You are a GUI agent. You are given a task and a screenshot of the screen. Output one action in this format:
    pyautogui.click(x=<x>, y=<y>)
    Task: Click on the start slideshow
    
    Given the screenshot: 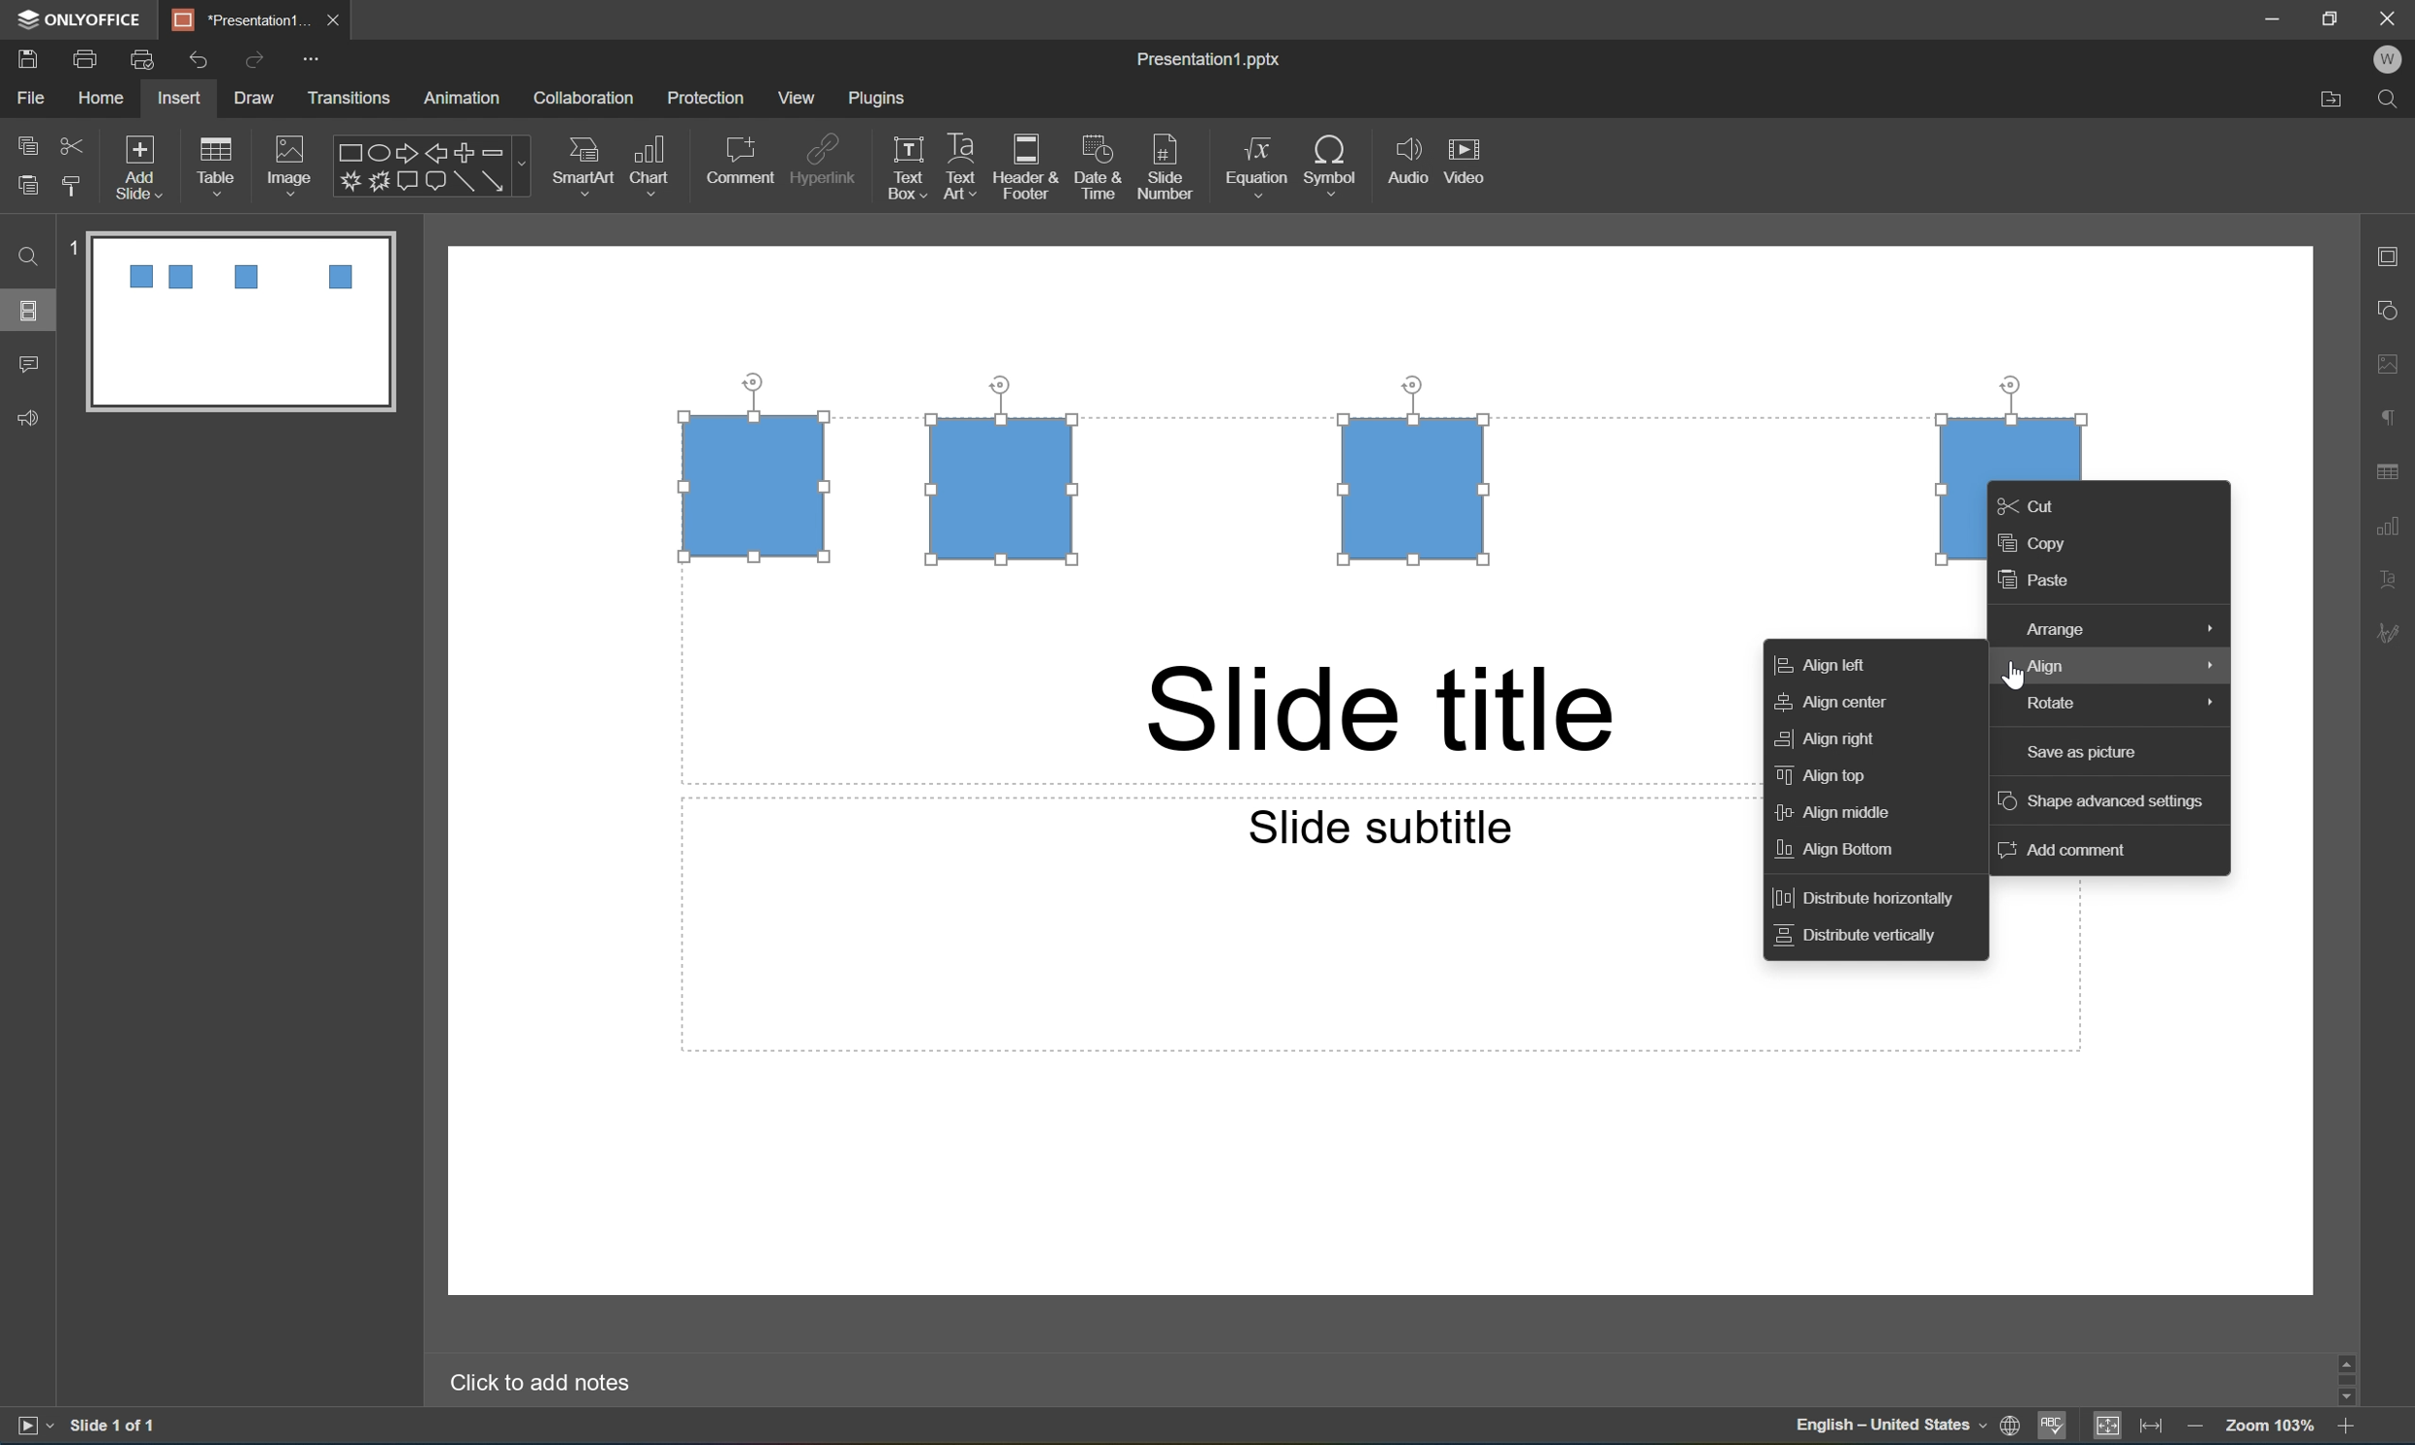 What is the action you would take?
    pyautogui.click(x=32, y=1426)
    